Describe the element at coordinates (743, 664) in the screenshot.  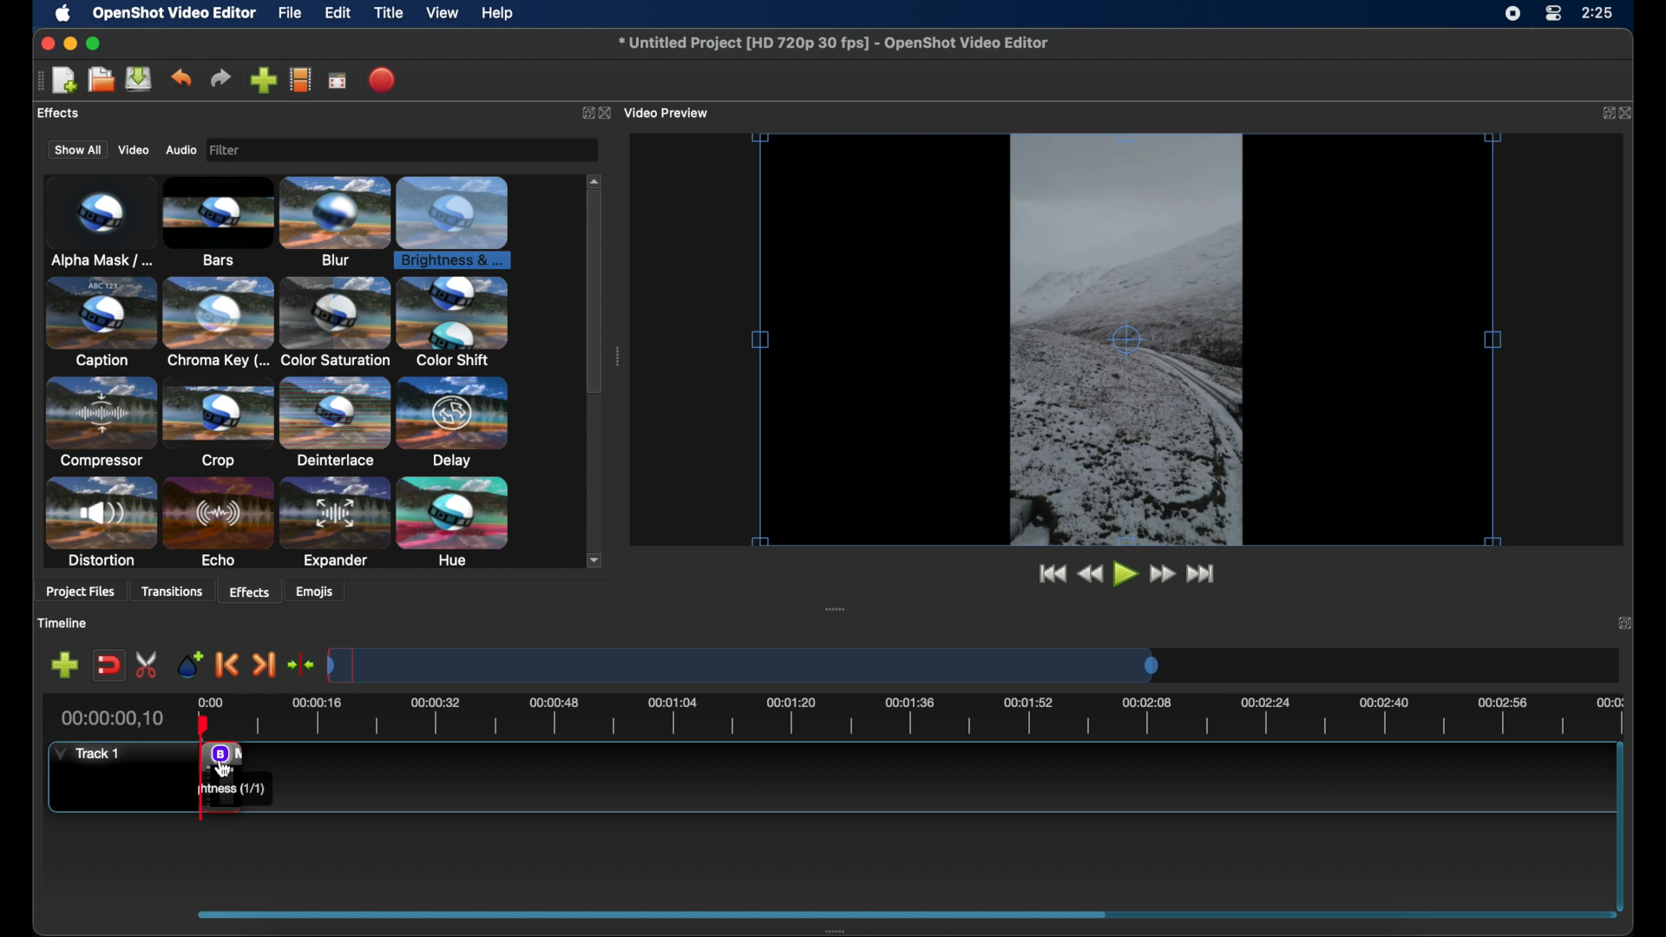
I see `timeline scale` at that location.